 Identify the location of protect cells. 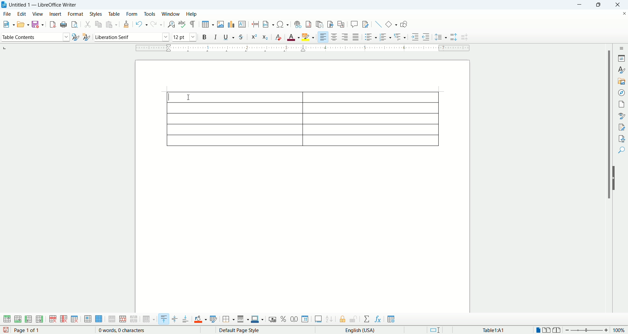
(342, 320).